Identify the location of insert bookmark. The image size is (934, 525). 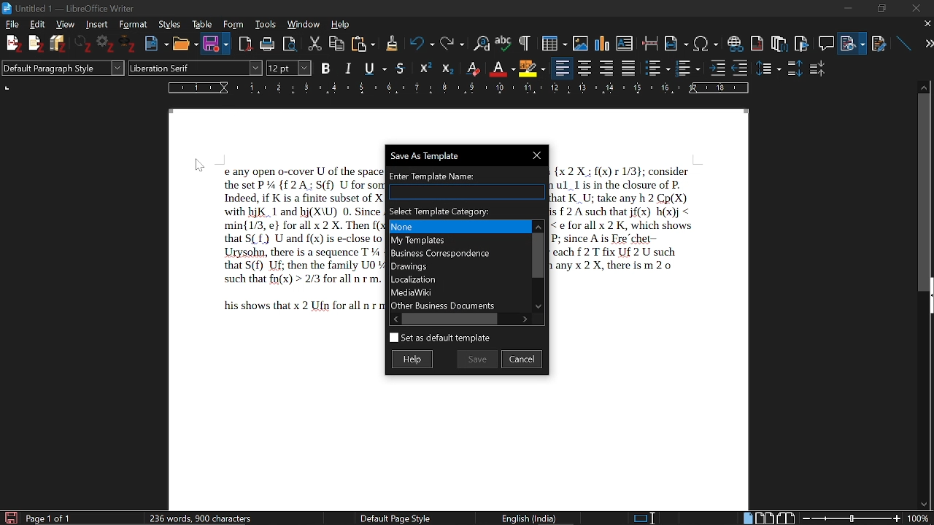
(803, 42).